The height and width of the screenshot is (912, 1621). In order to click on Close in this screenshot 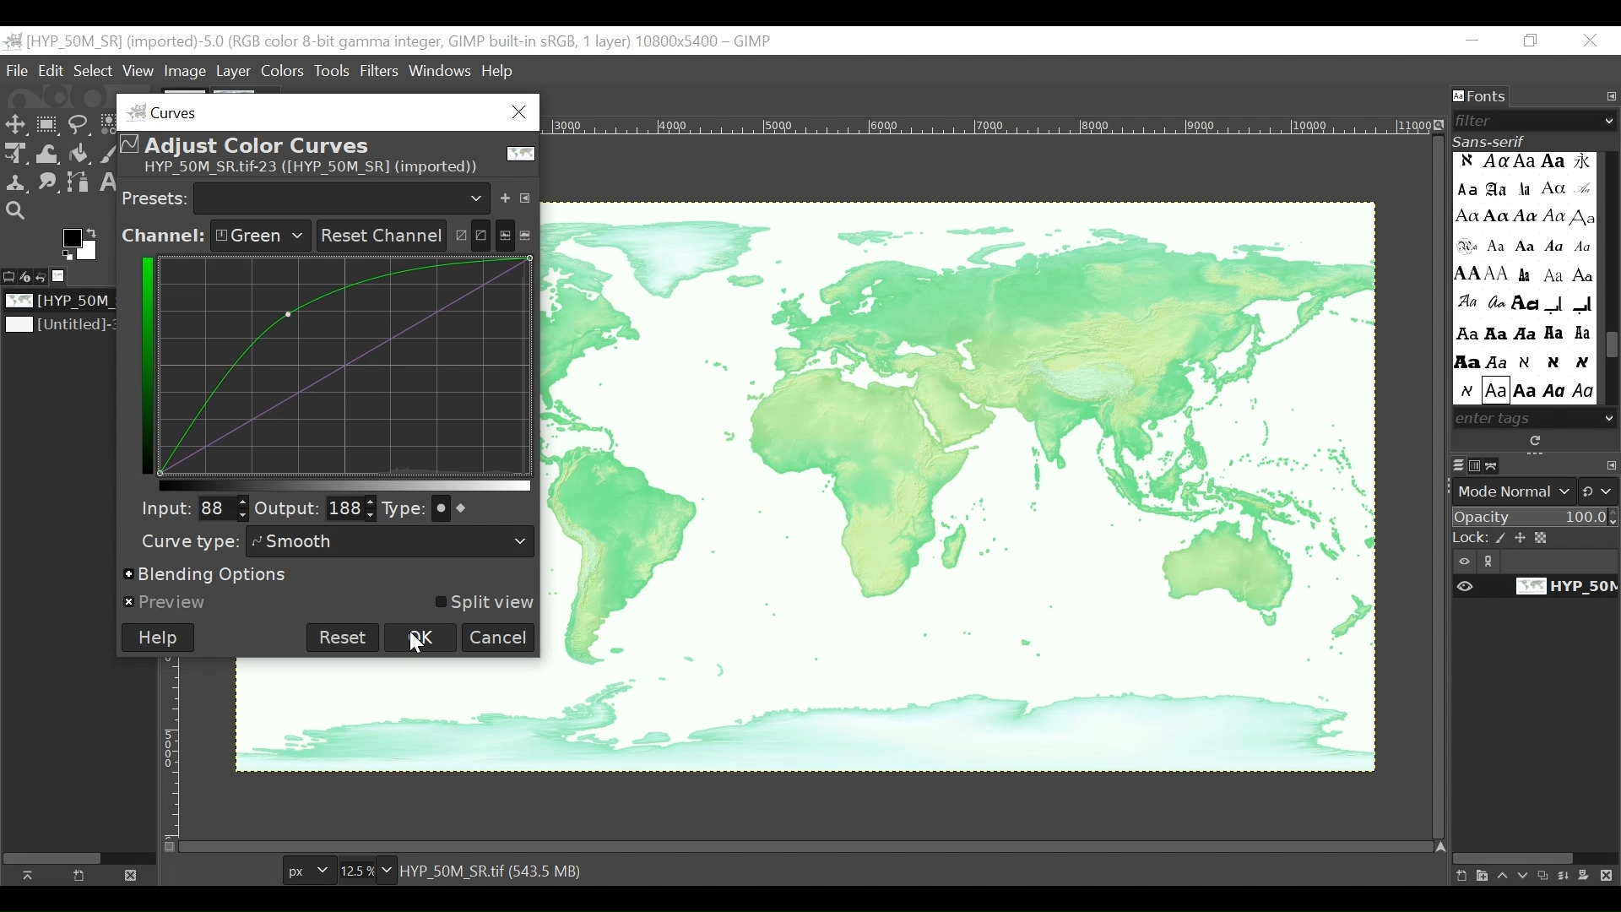, I will do `click(128, 874)`.